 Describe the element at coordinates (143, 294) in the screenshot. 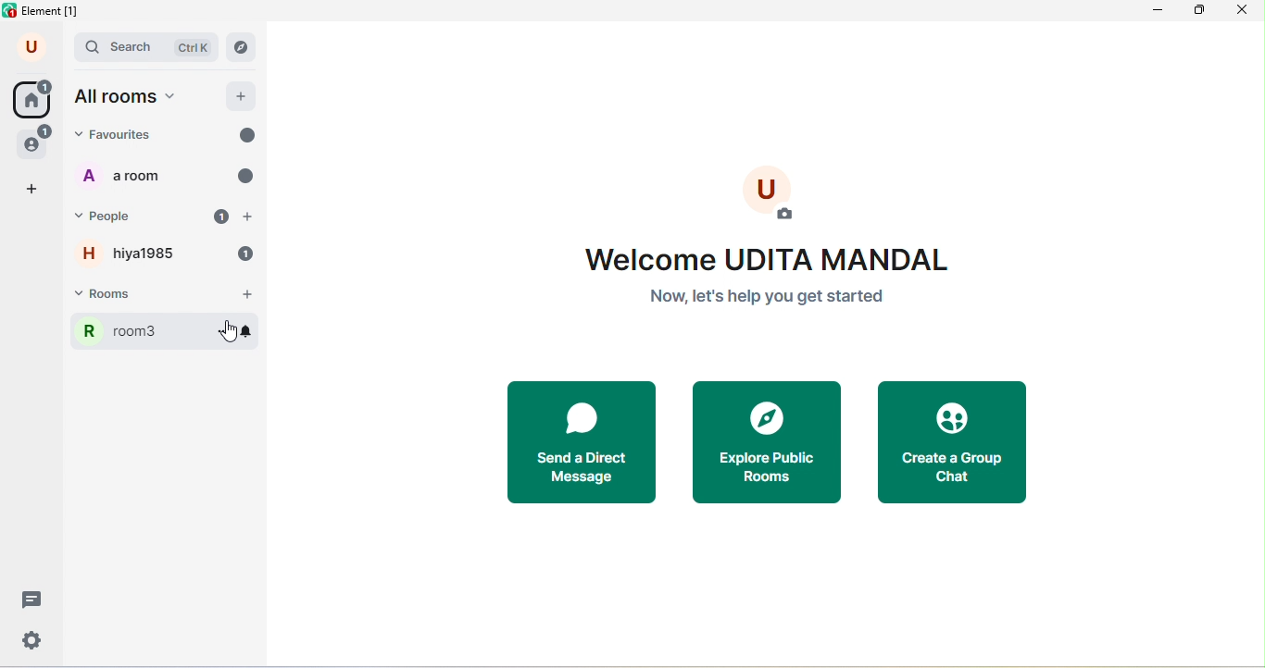

I see `rooms` at that location.